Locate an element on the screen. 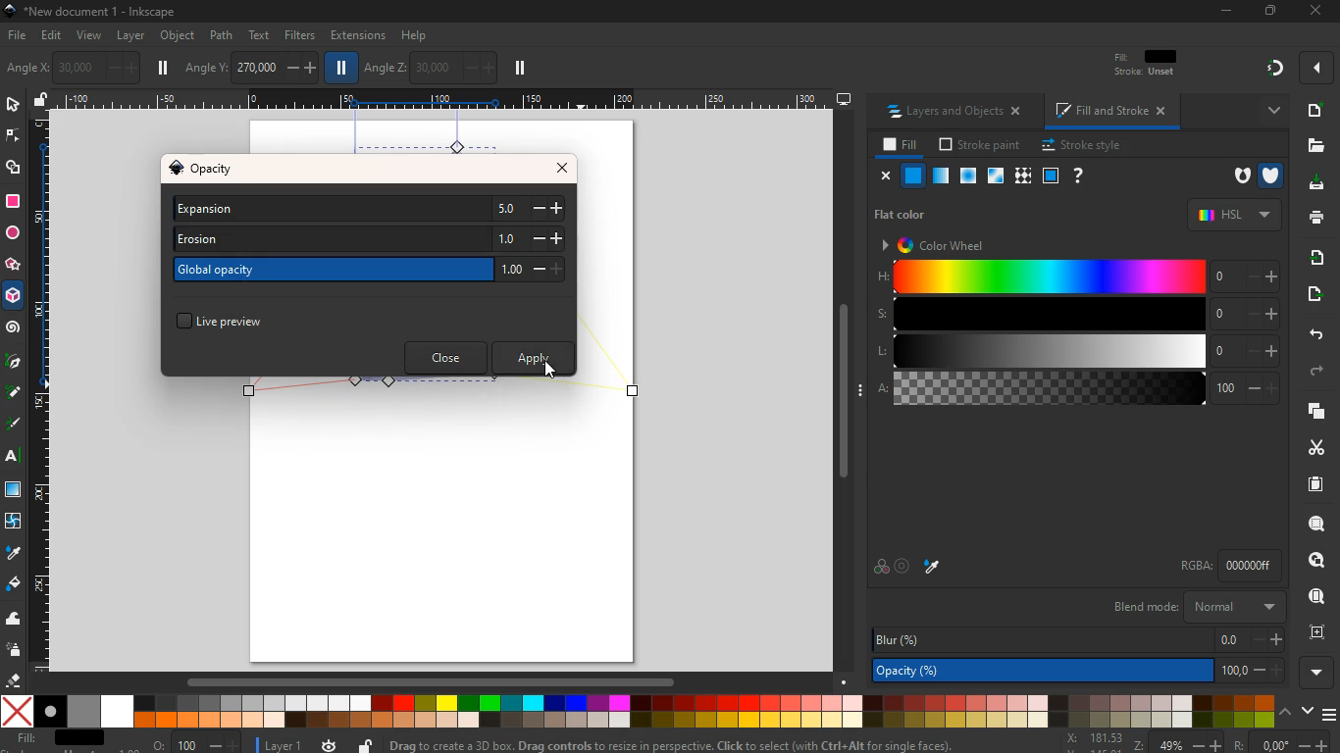  filt is located at coordinates (1147, 68).